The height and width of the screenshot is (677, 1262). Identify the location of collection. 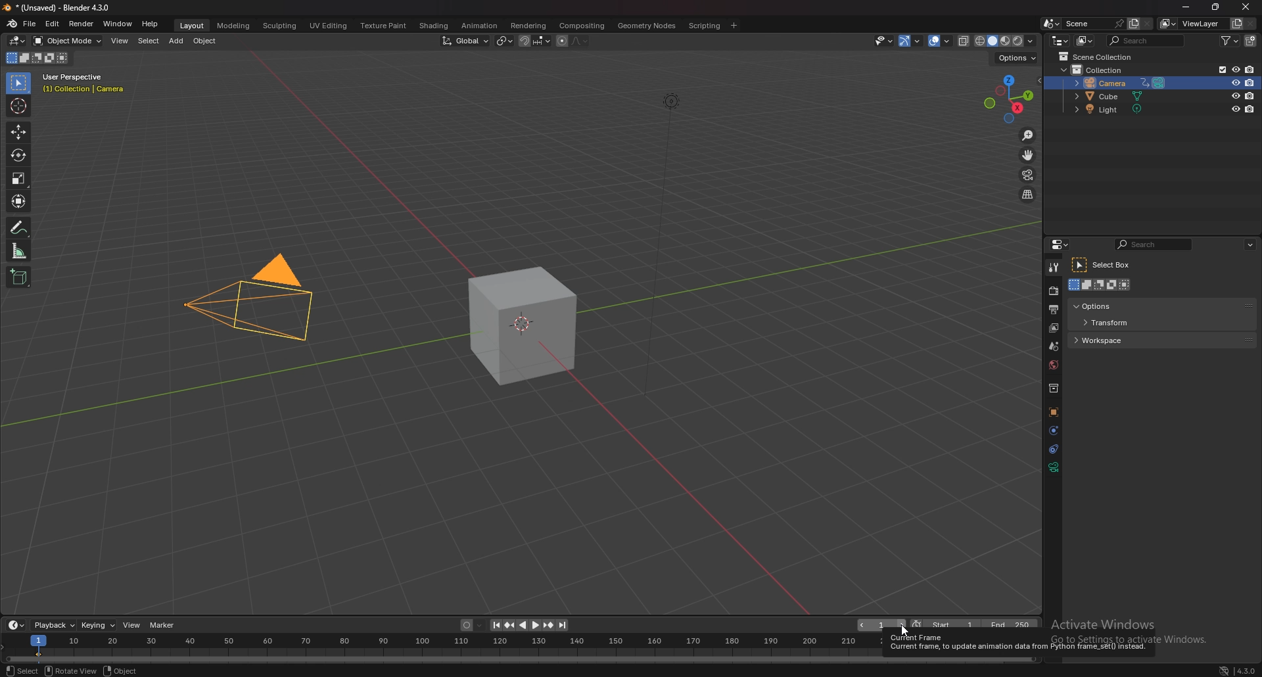
(1098, 70).